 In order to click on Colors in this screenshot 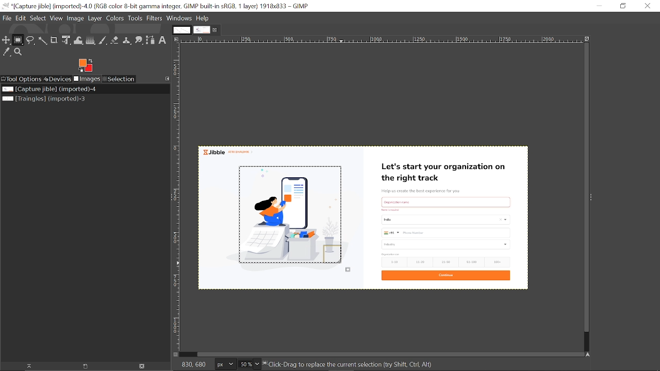, I will do `click(116, 20)`.